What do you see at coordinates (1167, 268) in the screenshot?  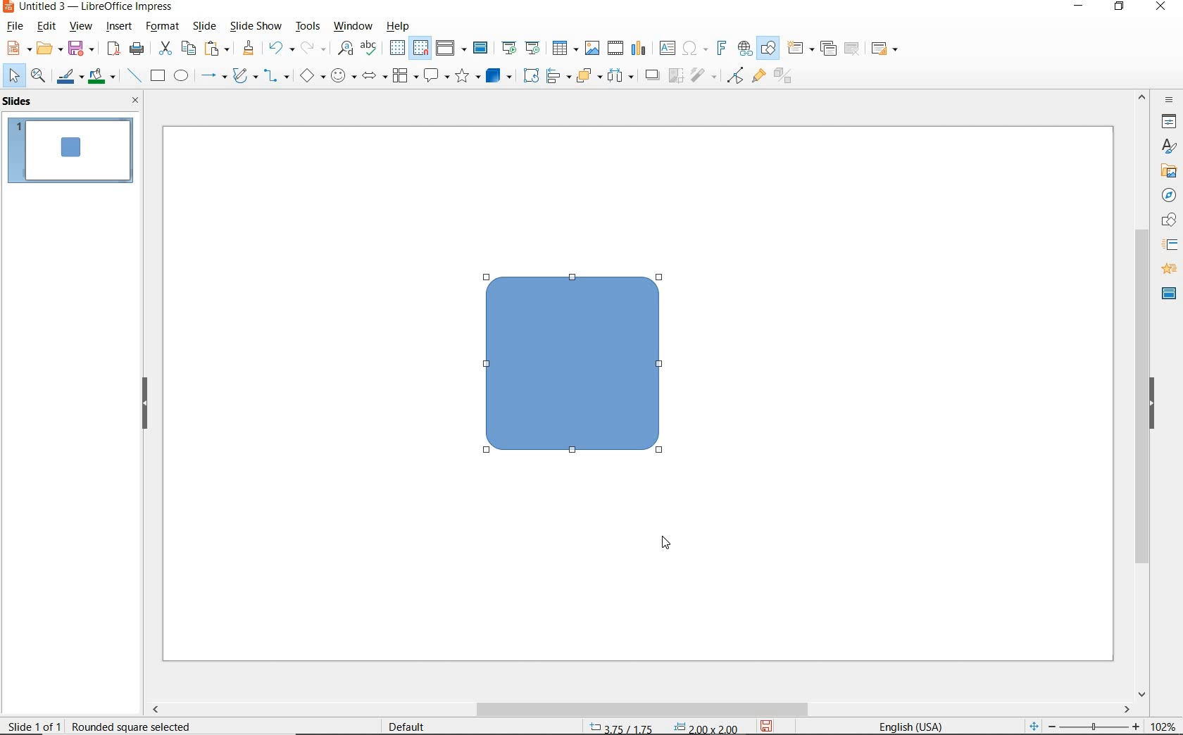 I see `animation` at bounding box center [1167, 268].